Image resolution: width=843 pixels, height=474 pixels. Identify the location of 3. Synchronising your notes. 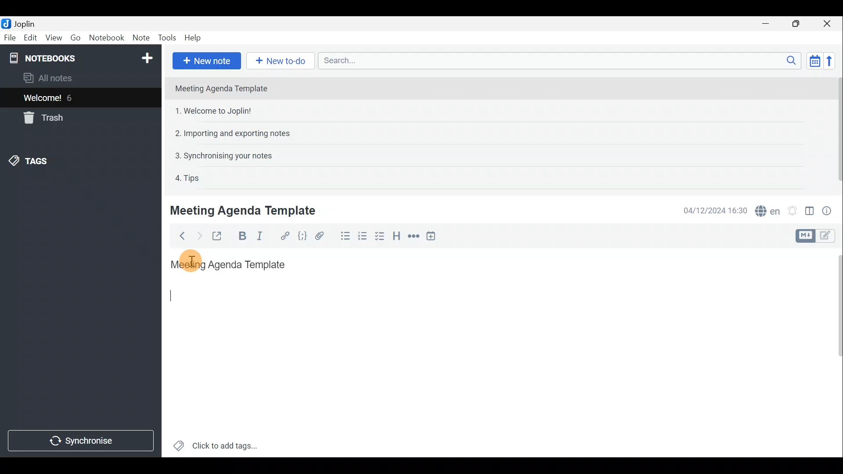
(223, 155).